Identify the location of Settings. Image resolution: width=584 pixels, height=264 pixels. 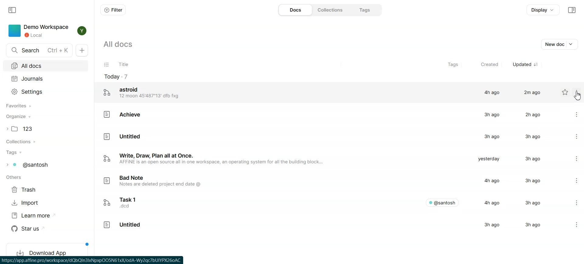
(571, 158).